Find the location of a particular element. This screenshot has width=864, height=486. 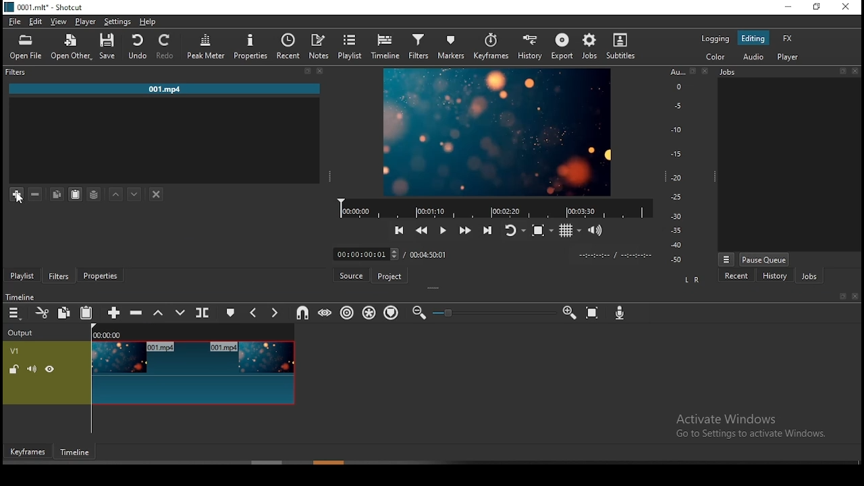

skip to next point is located at coordinates (488, 225).